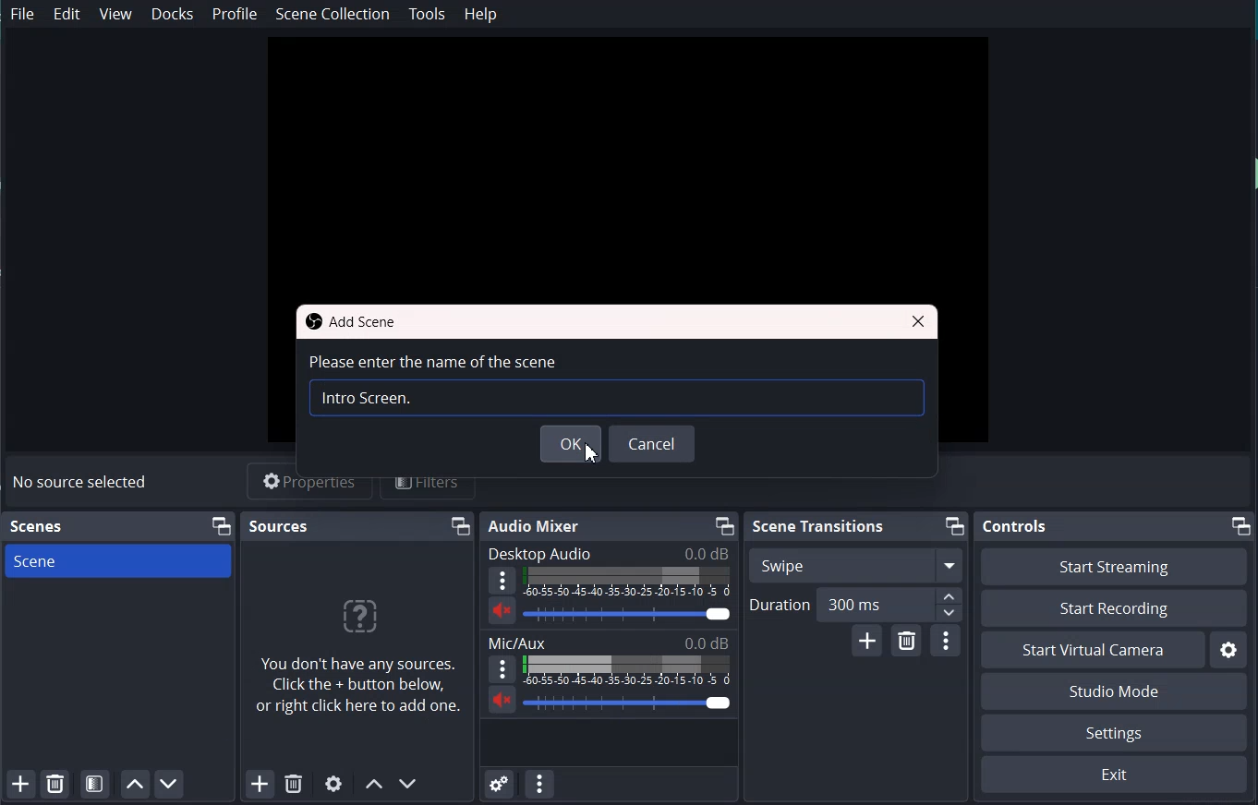 This screenshot has width=1258, height=805. I want to click on Tools, so click(428, 15).